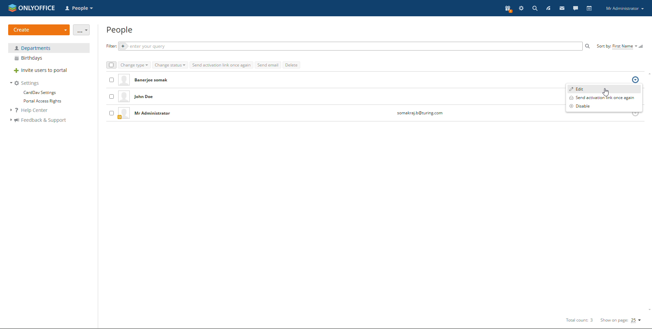 This screenshot has height=329, width=652. What do you see at coordinates (25, 83) in the screenshot?
I see `settings` at bounding box center [25, 83].